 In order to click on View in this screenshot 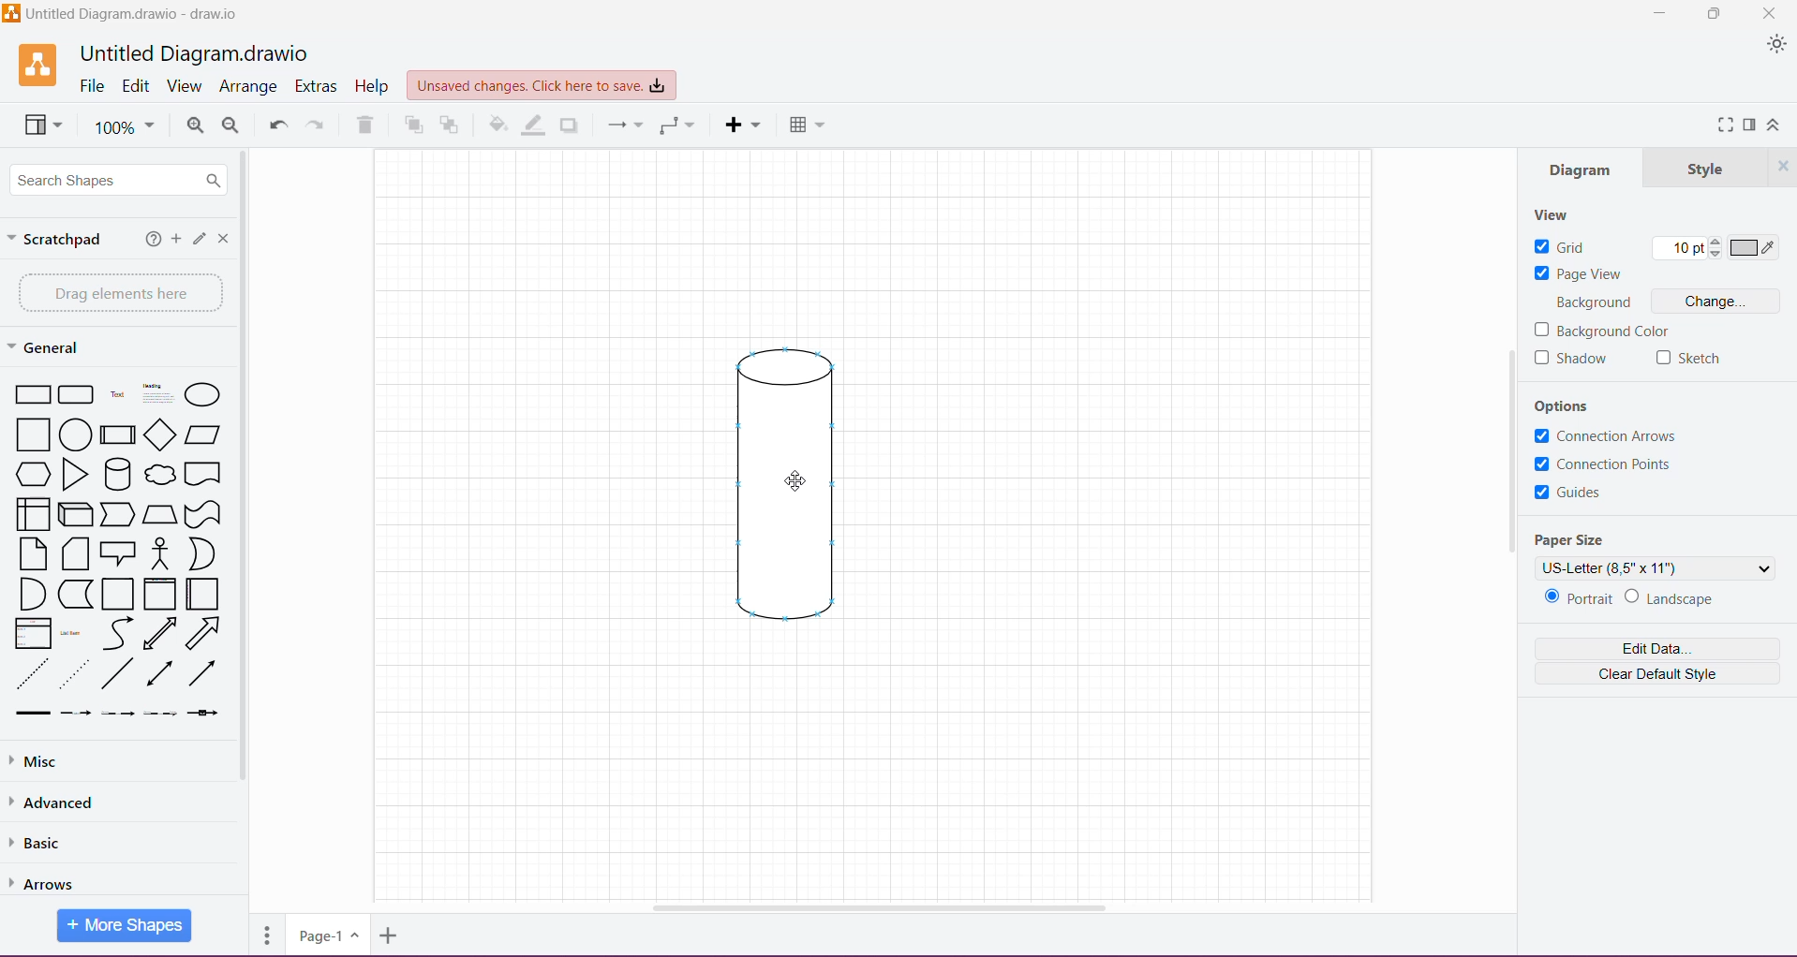, I will do `click(186, 86)`.